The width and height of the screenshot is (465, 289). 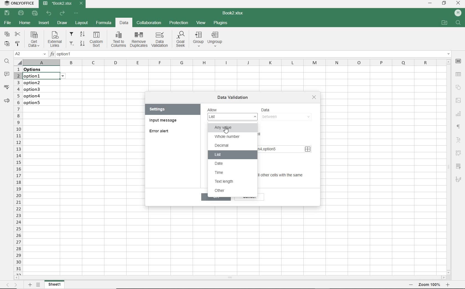 What do you see at coordinates (308, 149) in the screenshot?
I see `source` at bounding box center [308, 149].